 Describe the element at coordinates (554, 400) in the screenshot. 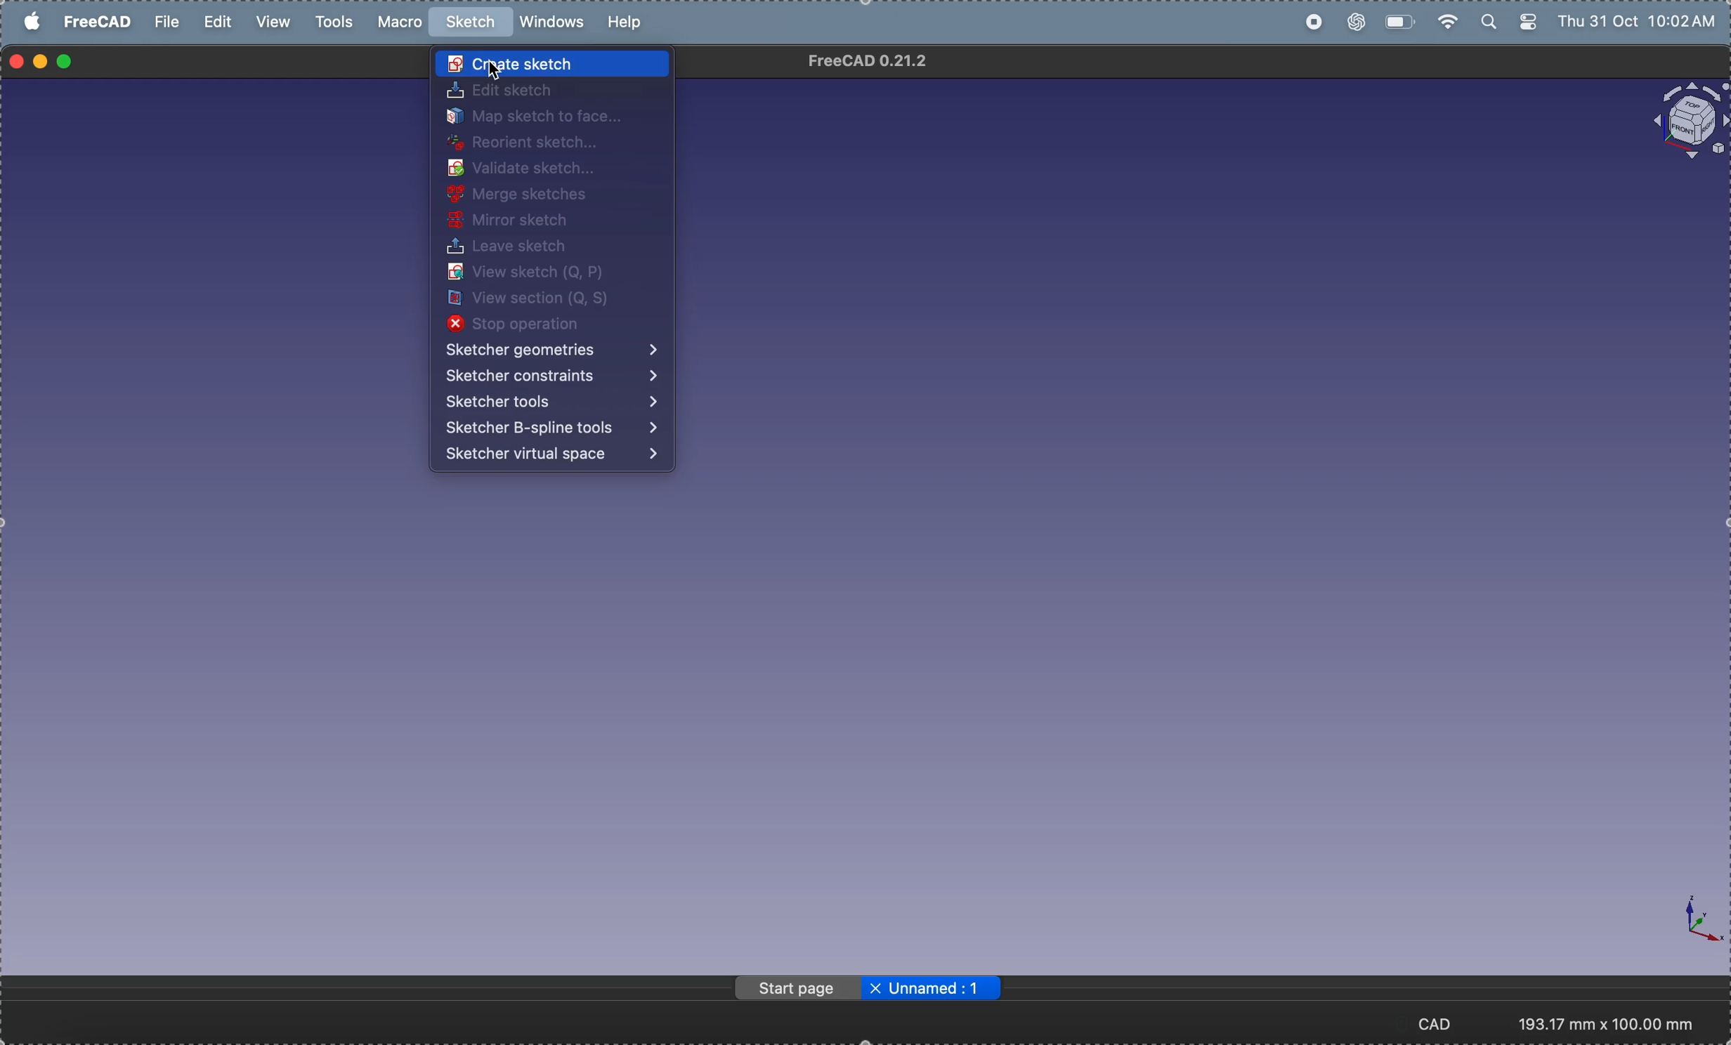

I see `sketcher tools` at that location.